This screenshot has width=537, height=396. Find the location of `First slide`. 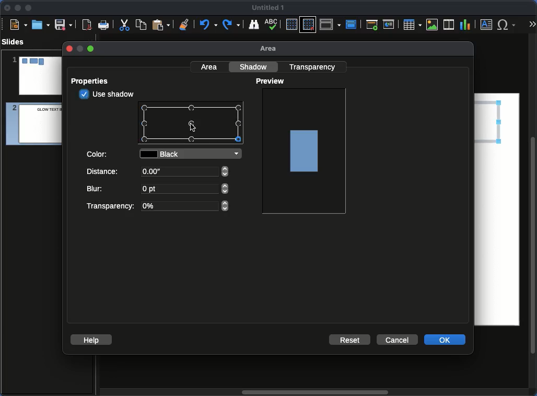

First slide is located at coordinates (372, 25).